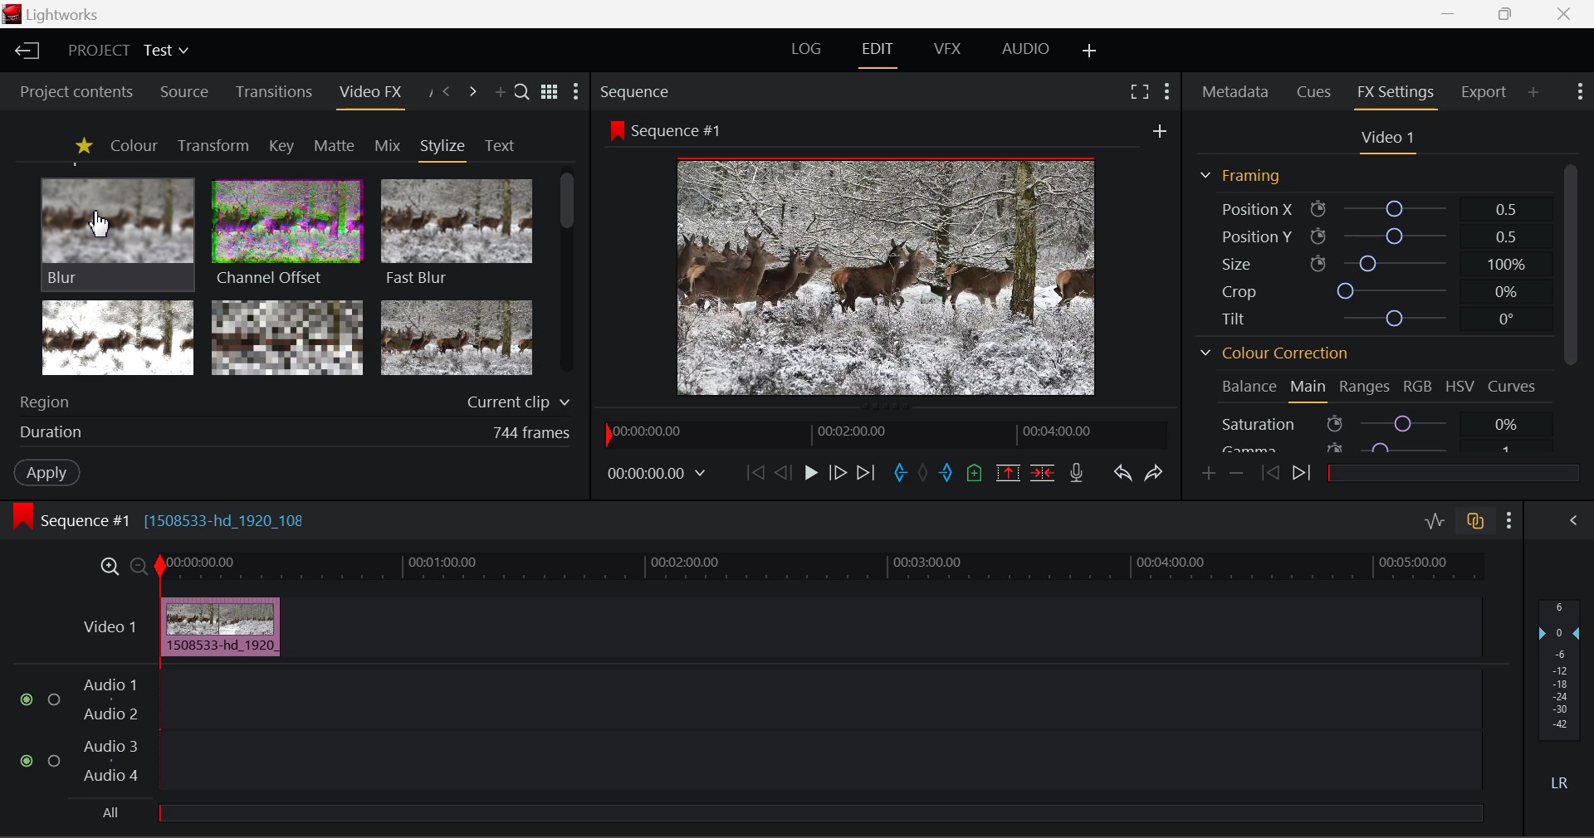  What do you see at coordinates (1044, 468) in the screenshot?
I see `Delete/Cut` at bounding box center [1044, 468].